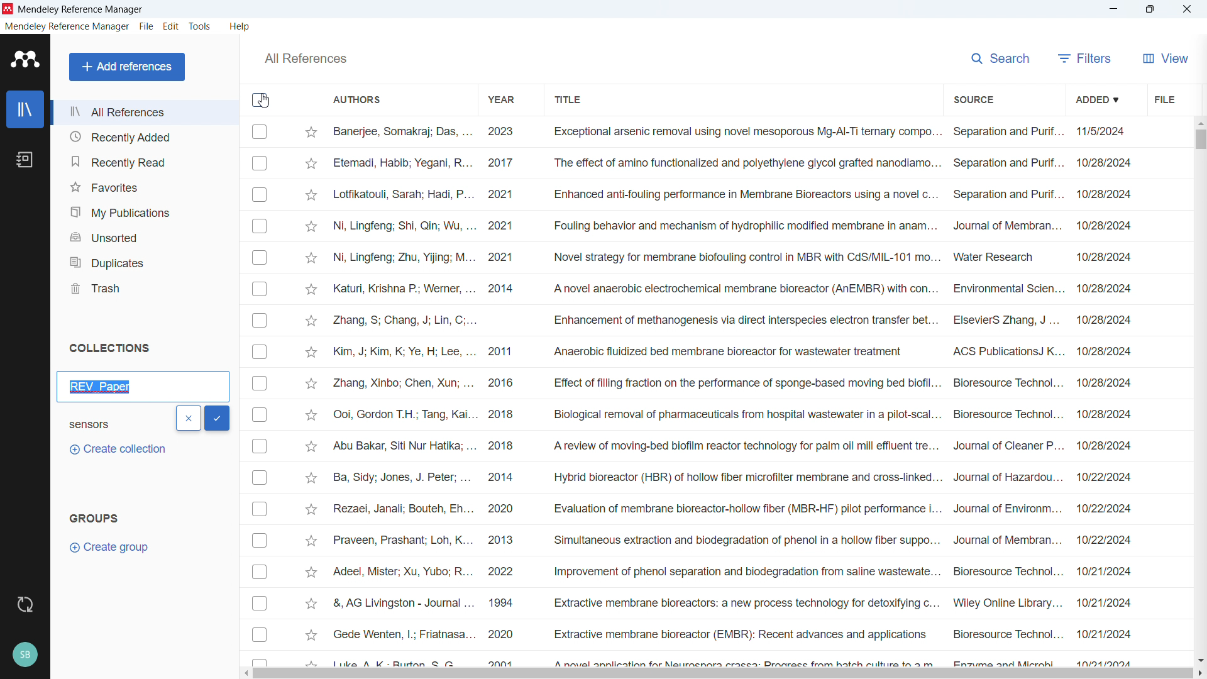 Image resolution: width=1207 pixels, height=679 pixels. I want to click on Scroll up , so click(1199, 122).